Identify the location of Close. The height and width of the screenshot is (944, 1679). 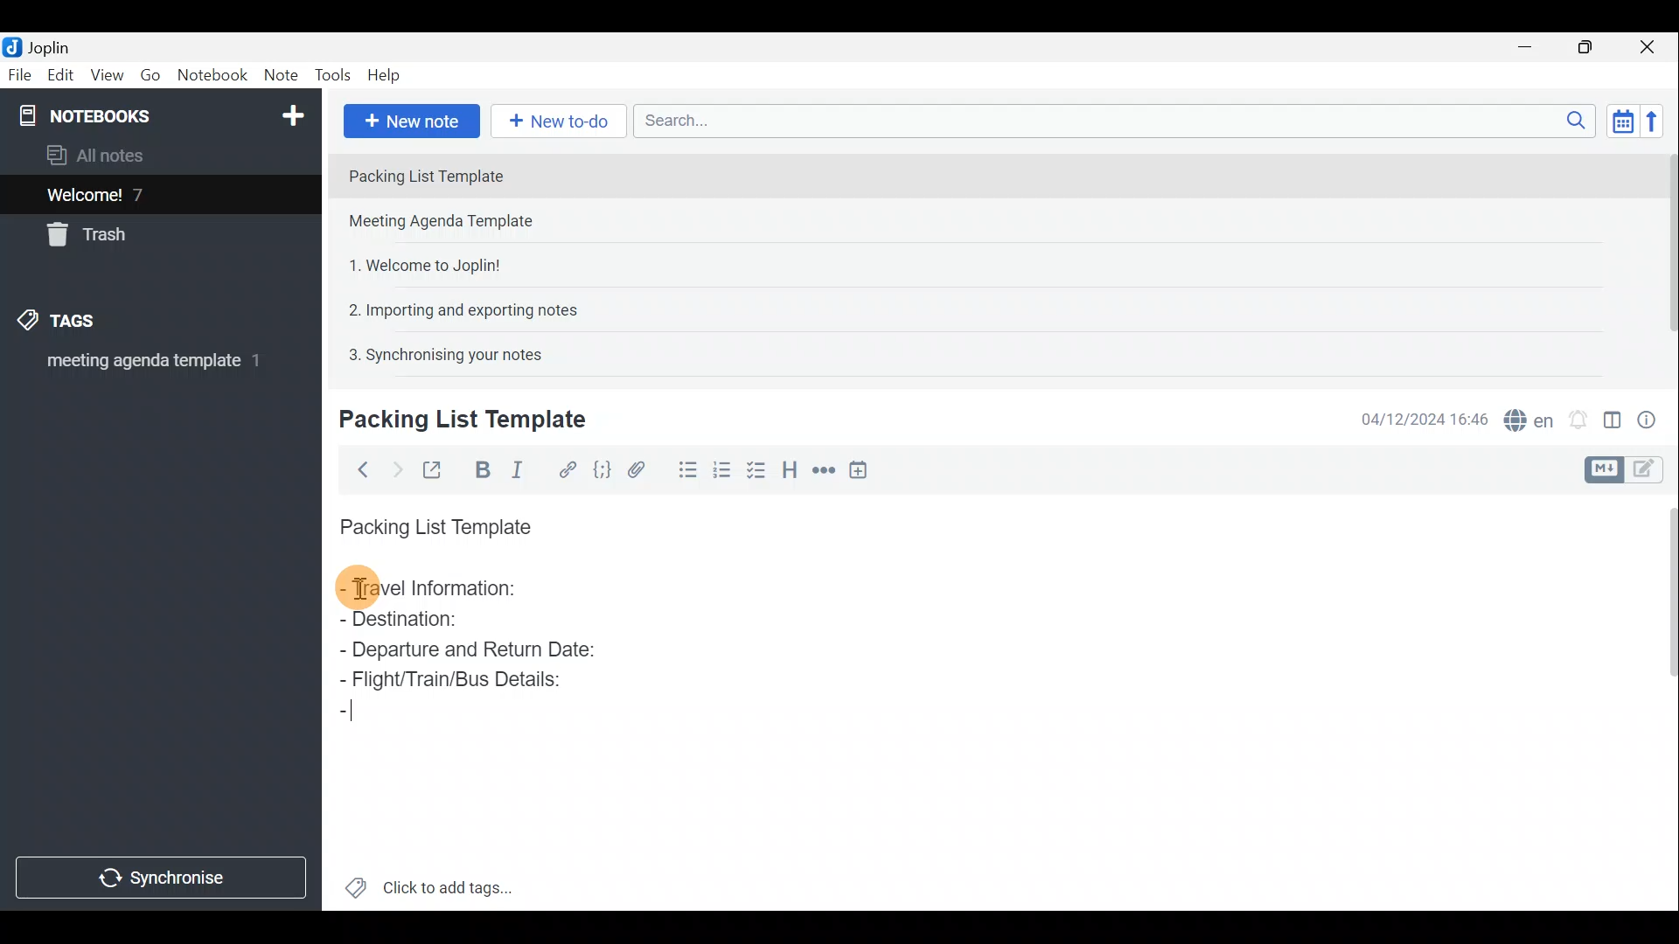
(1653, 46).